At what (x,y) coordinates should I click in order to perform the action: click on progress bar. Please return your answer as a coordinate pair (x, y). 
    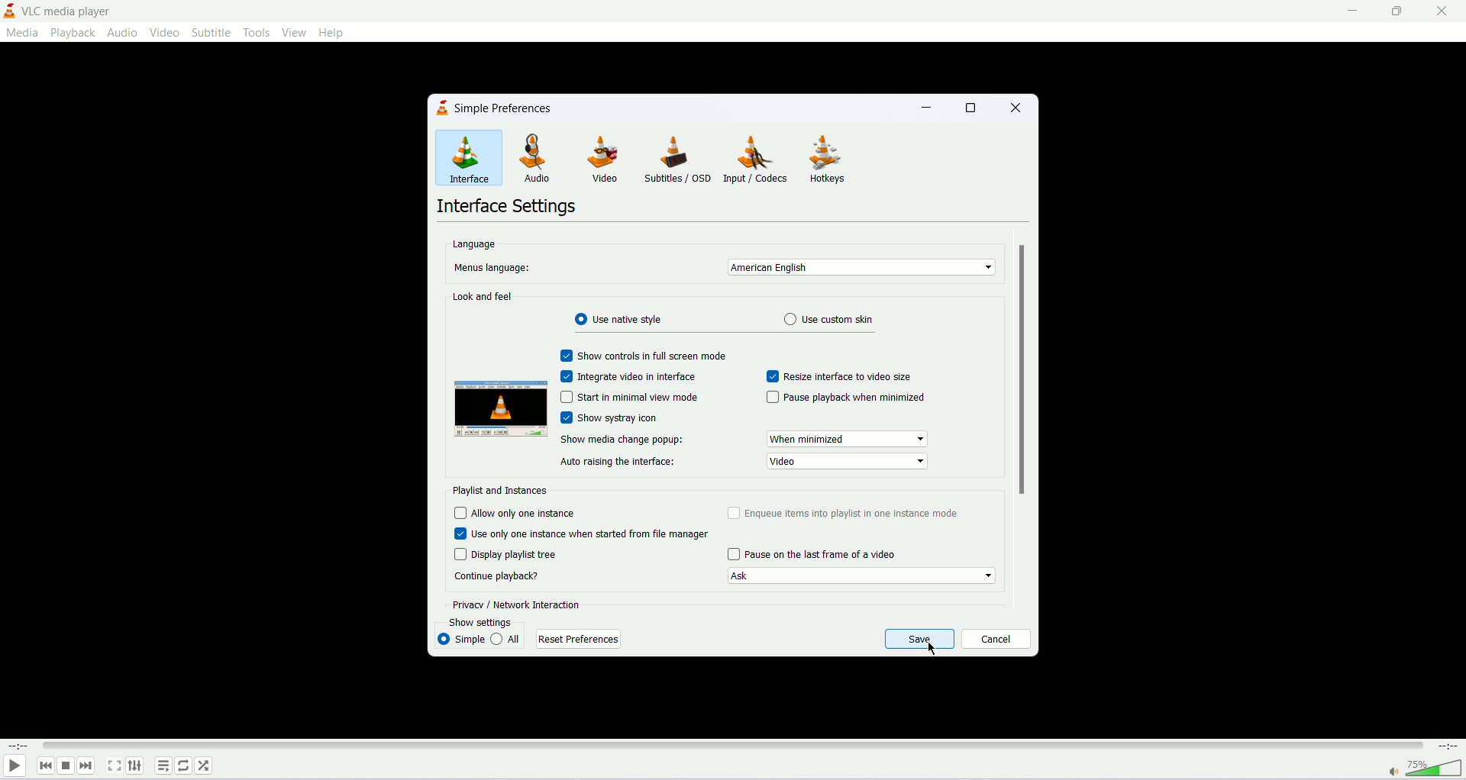
    Looking at the image, I should click on (733, 746).